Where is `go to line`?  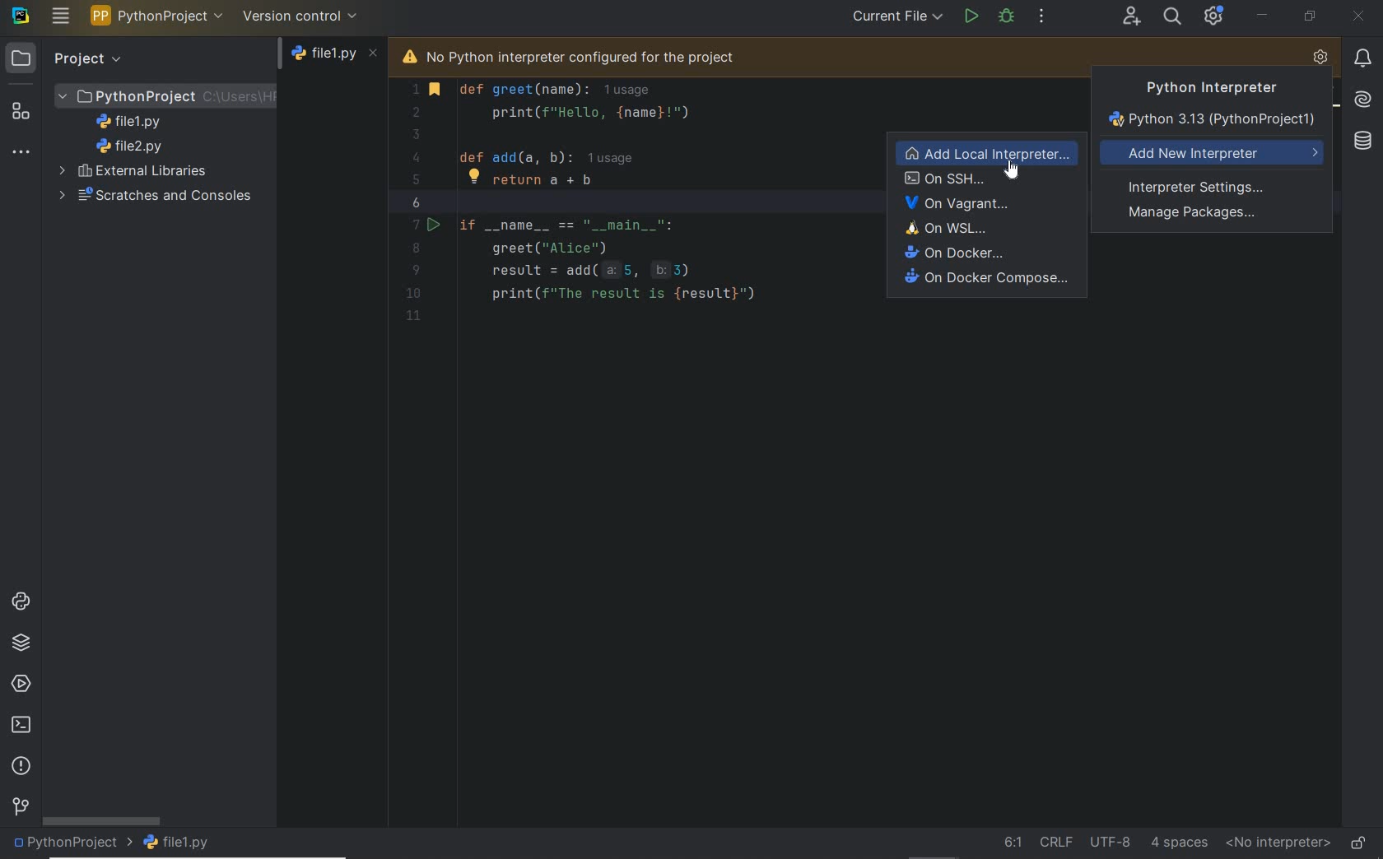 go to line is located at coordinates (1012, 842).